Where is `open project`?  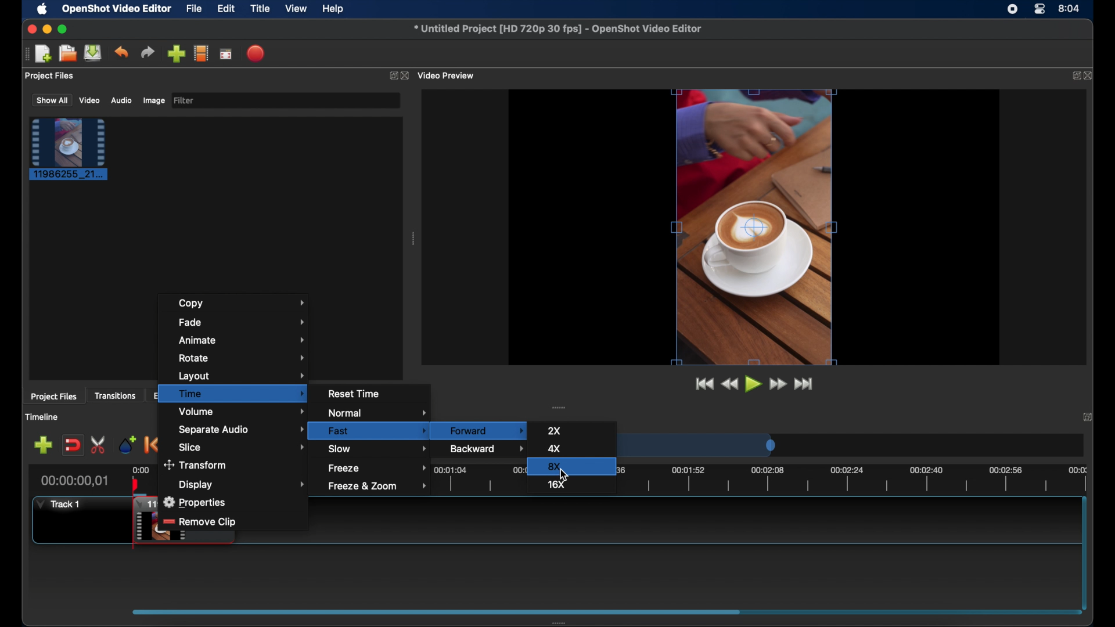
open project is located at coordinates (67, 53).